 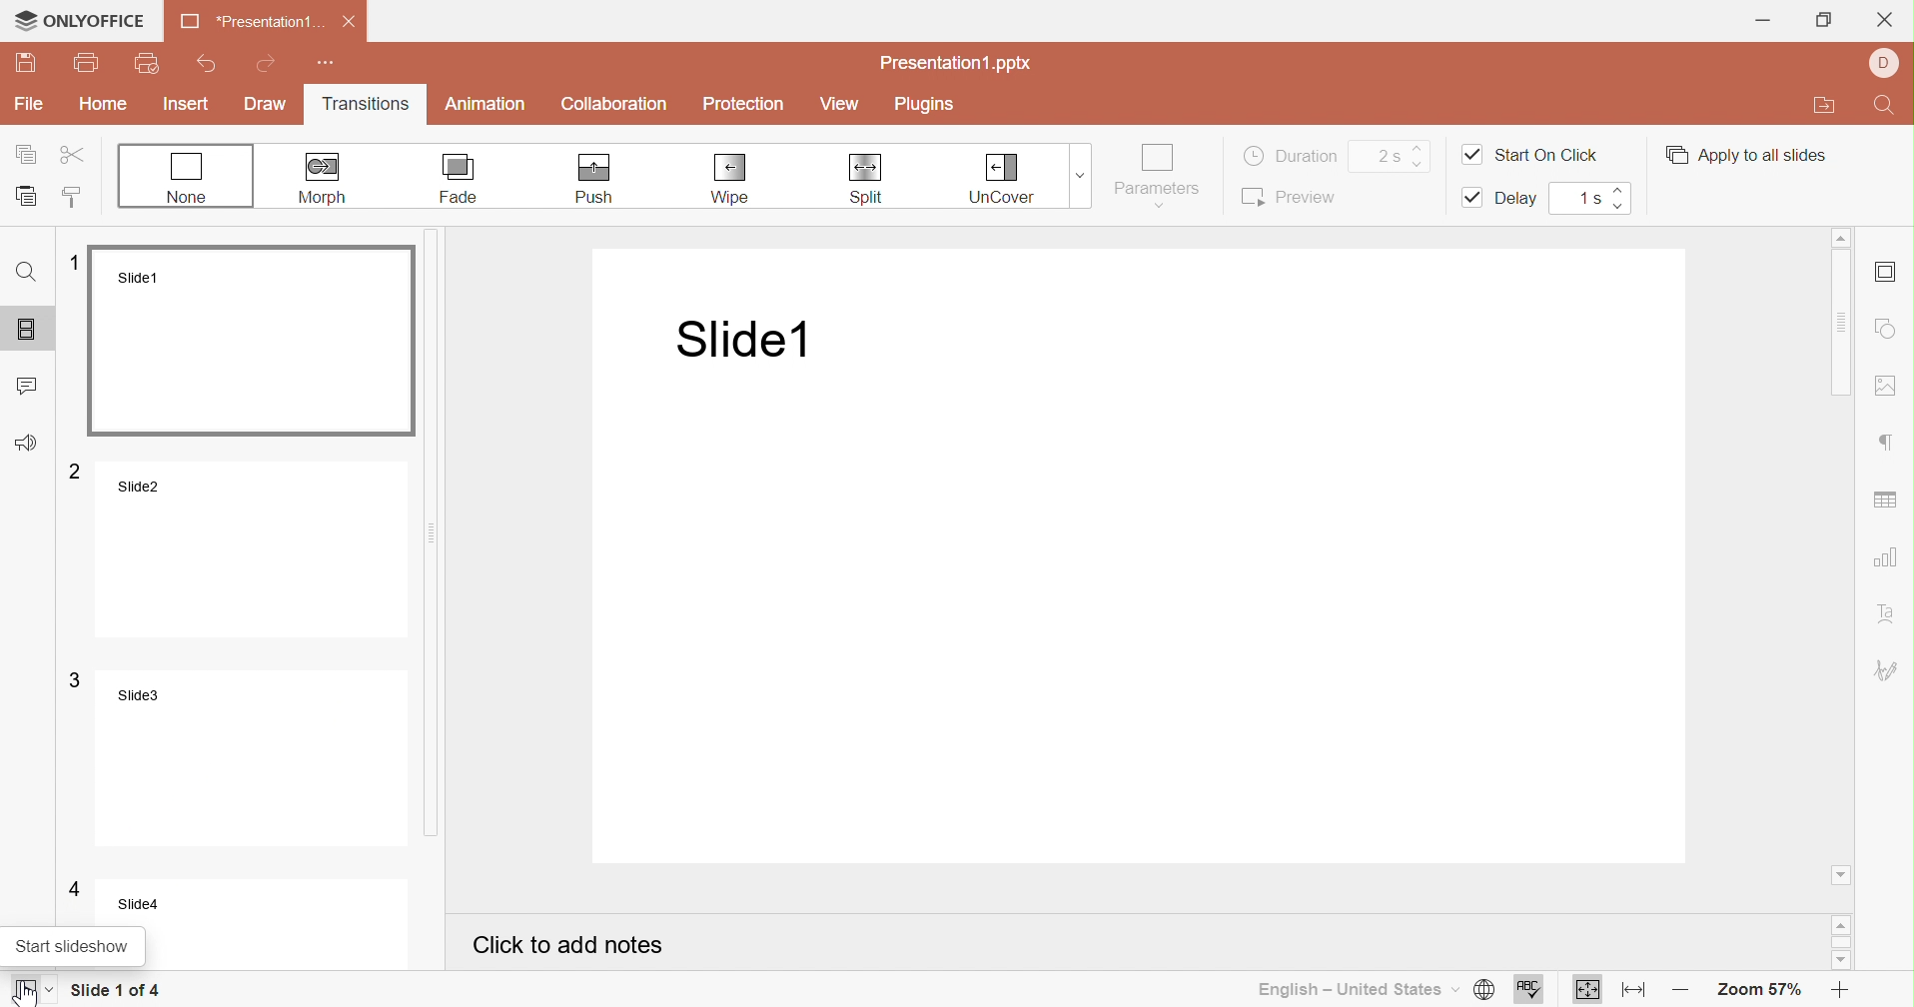 What do you see at coordinates (921, 103) in the screenshot?
I see `Plugins` at bounding box center [921, 103].